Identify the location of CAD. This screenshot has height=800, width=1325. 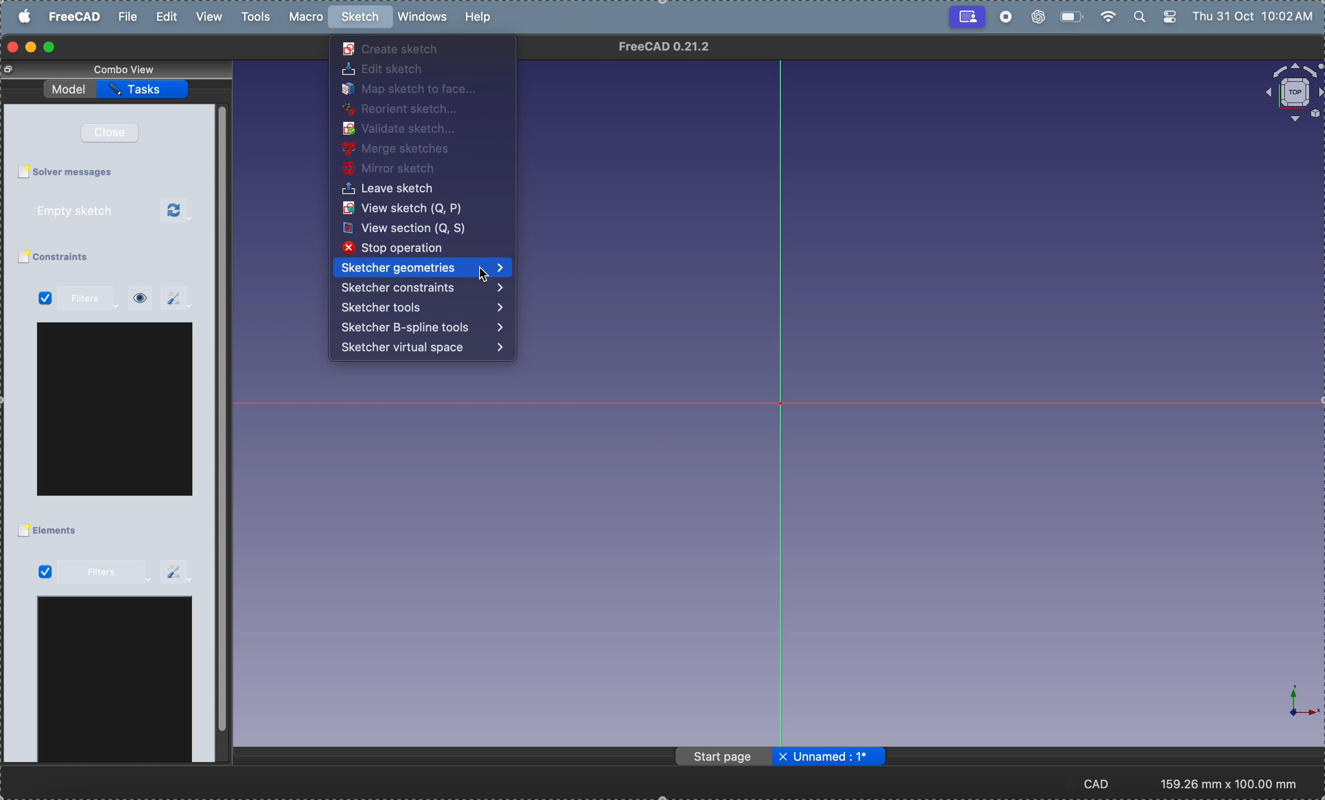
(1103, 783).